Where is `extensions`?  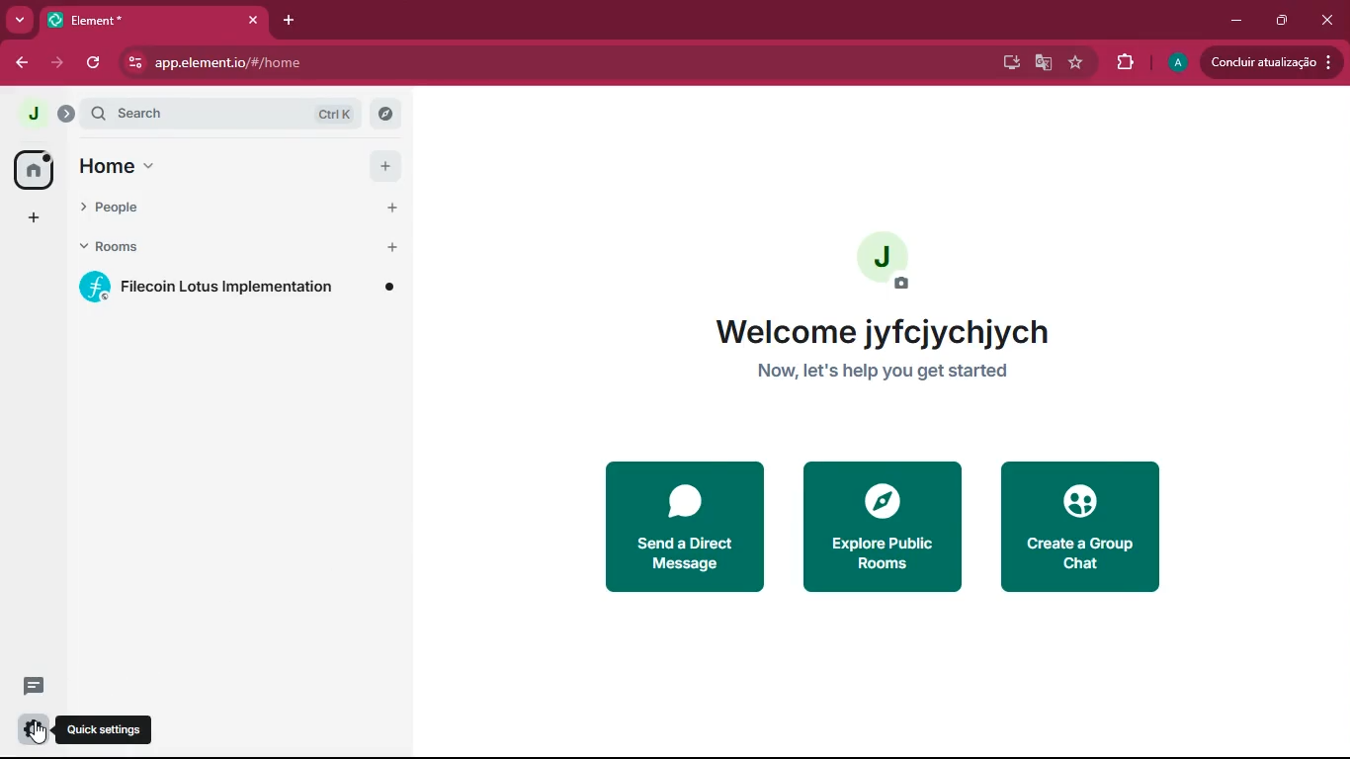 extensions is located at coordinates (1122, 63).